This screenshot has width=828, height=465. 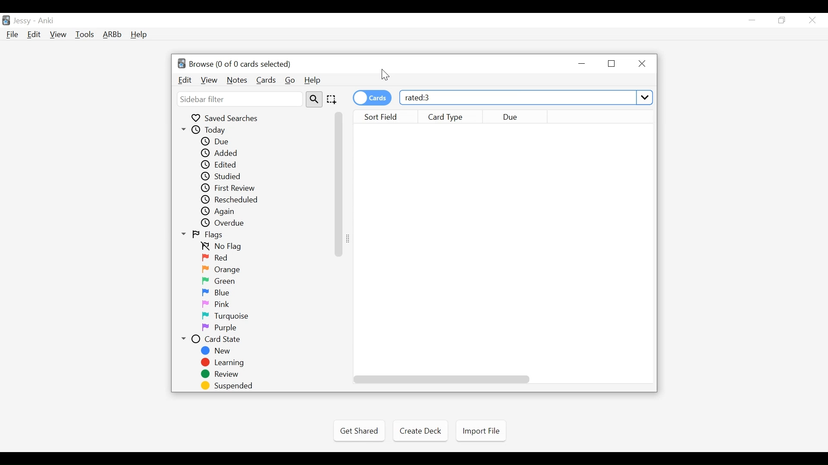 I want to click on Help, so click(x=315, y=81).